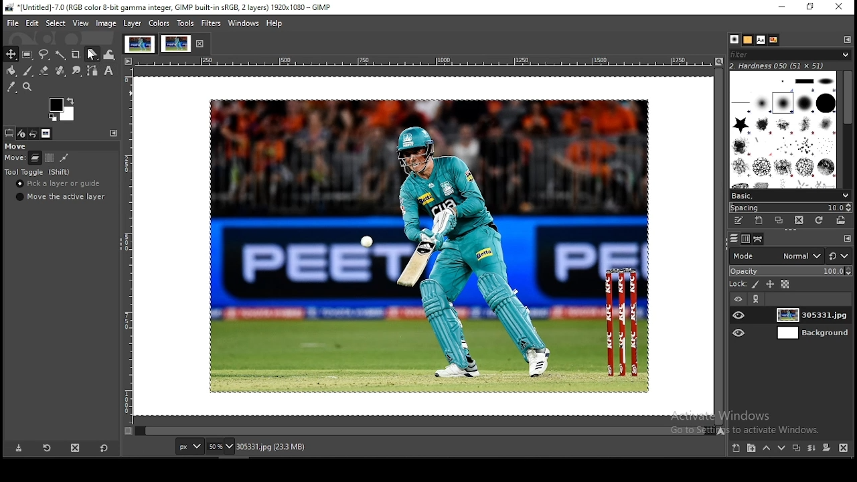 This screenshot has height=482, width=857. Describe the element at coordinates (844, 448) in the screenshot. I see `delete layer` at that location.